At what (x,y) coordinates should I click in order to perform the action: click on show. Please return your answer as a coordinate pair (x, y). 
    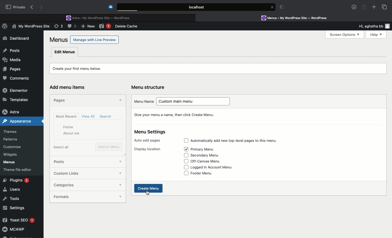
    Looking at the image, I should click on (122, 198).